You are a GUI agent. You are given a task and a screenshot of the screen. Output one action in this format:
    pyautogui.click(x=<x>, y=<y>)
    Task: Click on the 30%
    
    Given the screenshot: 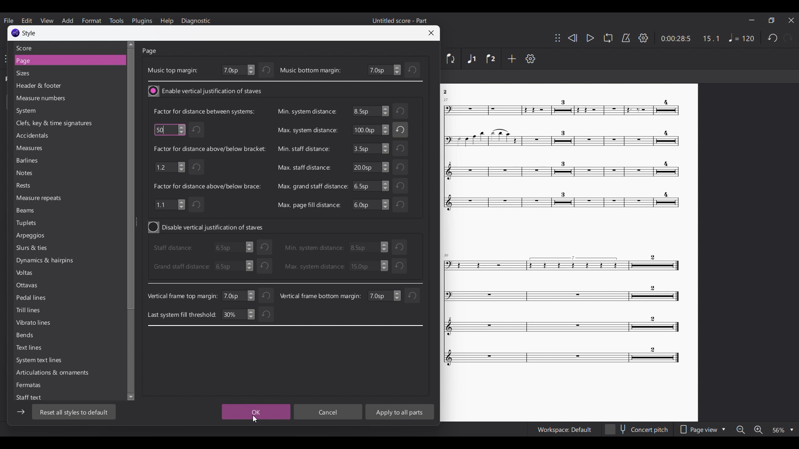 What is the action you would take?
    pyautogui.click(x=238, y=315)
    